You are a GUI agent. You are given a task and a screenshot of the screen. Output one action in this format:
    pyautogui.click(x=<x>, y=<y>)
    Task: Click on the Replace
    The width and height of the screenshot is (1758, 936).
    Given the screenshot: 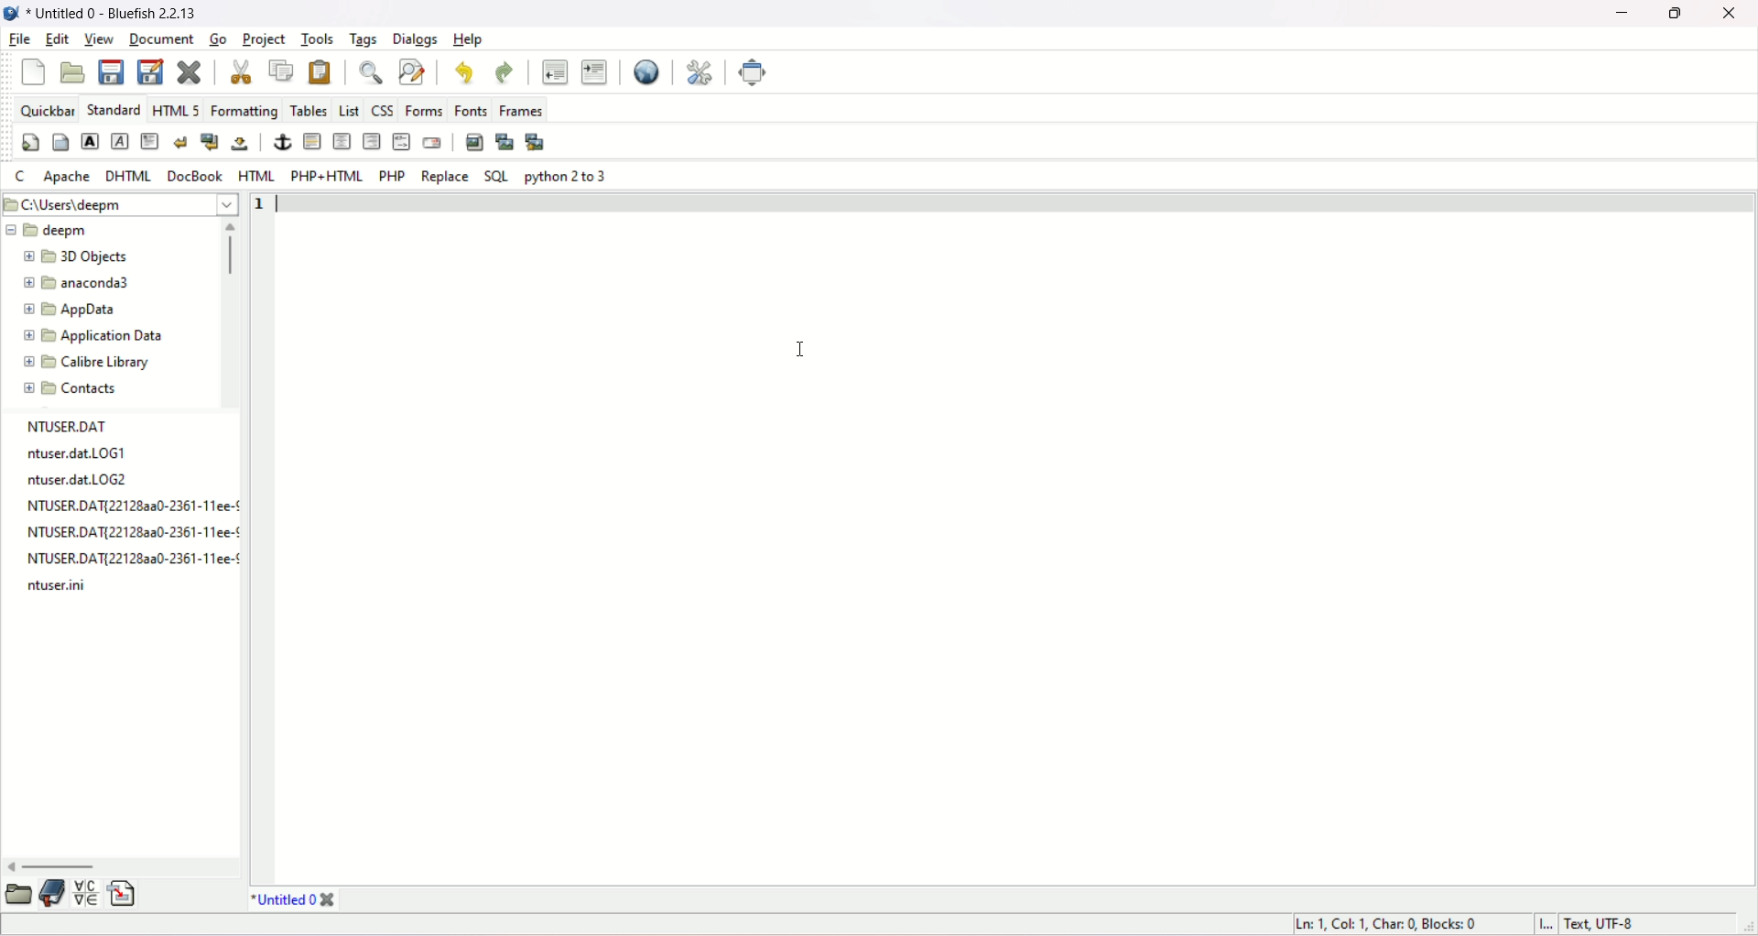 What is the action you would take?
    pyautogui.click(x=447, y=177)
    